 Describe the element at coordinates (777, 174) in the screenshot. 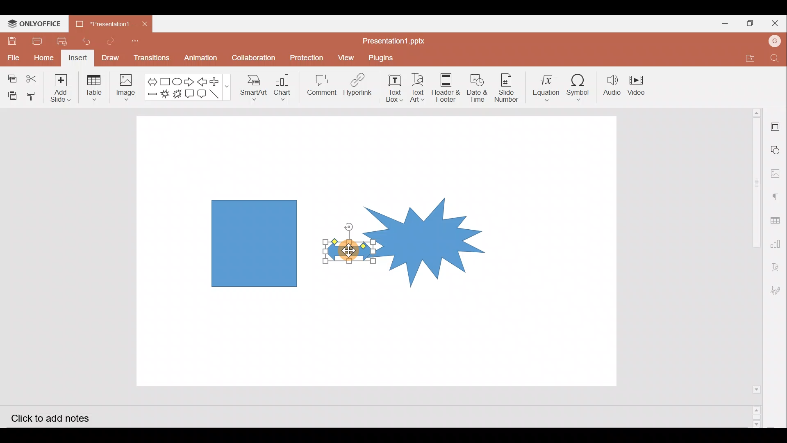

I see `Image settings` at that location.